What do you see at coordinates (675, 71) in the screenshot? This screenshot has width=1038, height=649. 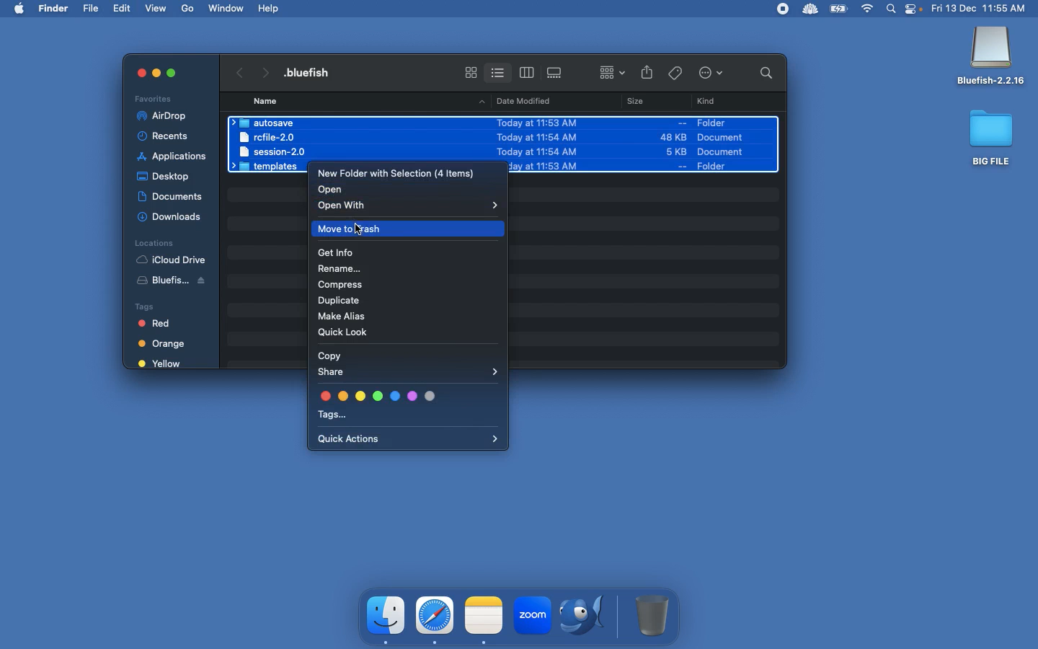 I see `tags` at bounding box center [675, 71].